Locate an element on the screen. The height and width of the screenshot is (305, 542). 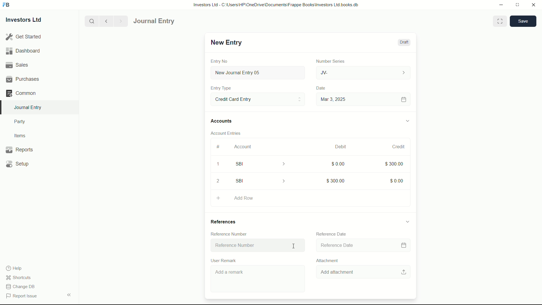
Accounts is located at coordinates (222, 121).